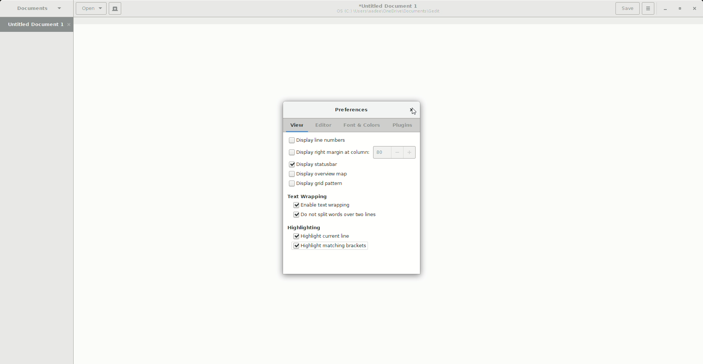  What do you see at coordinates (362, 126) in the screenshot?
I see `Fond and Colors` at bounding box center [362, 126].